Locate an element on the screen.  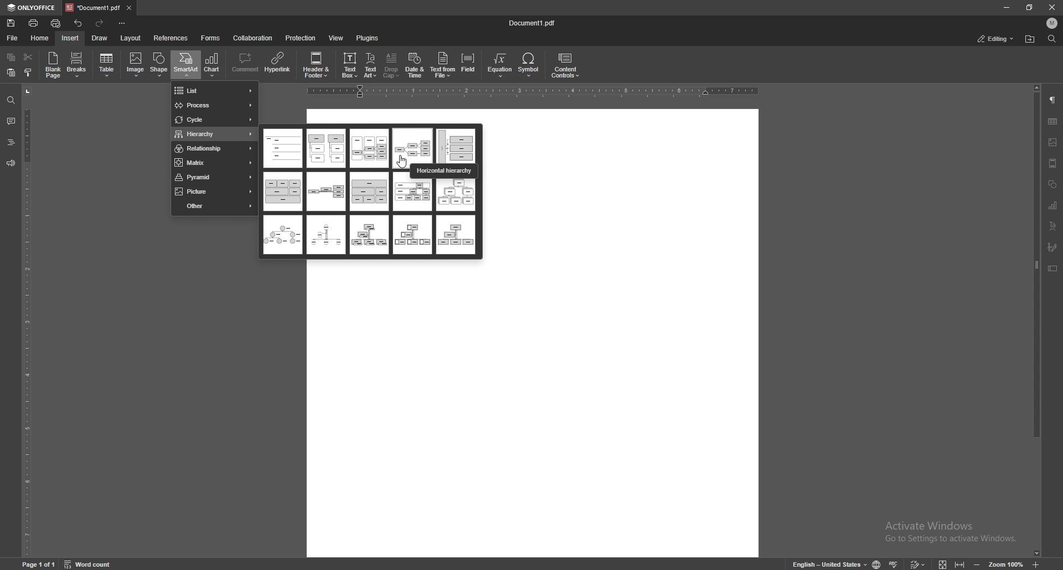
save is located at coordinates (11, 23).